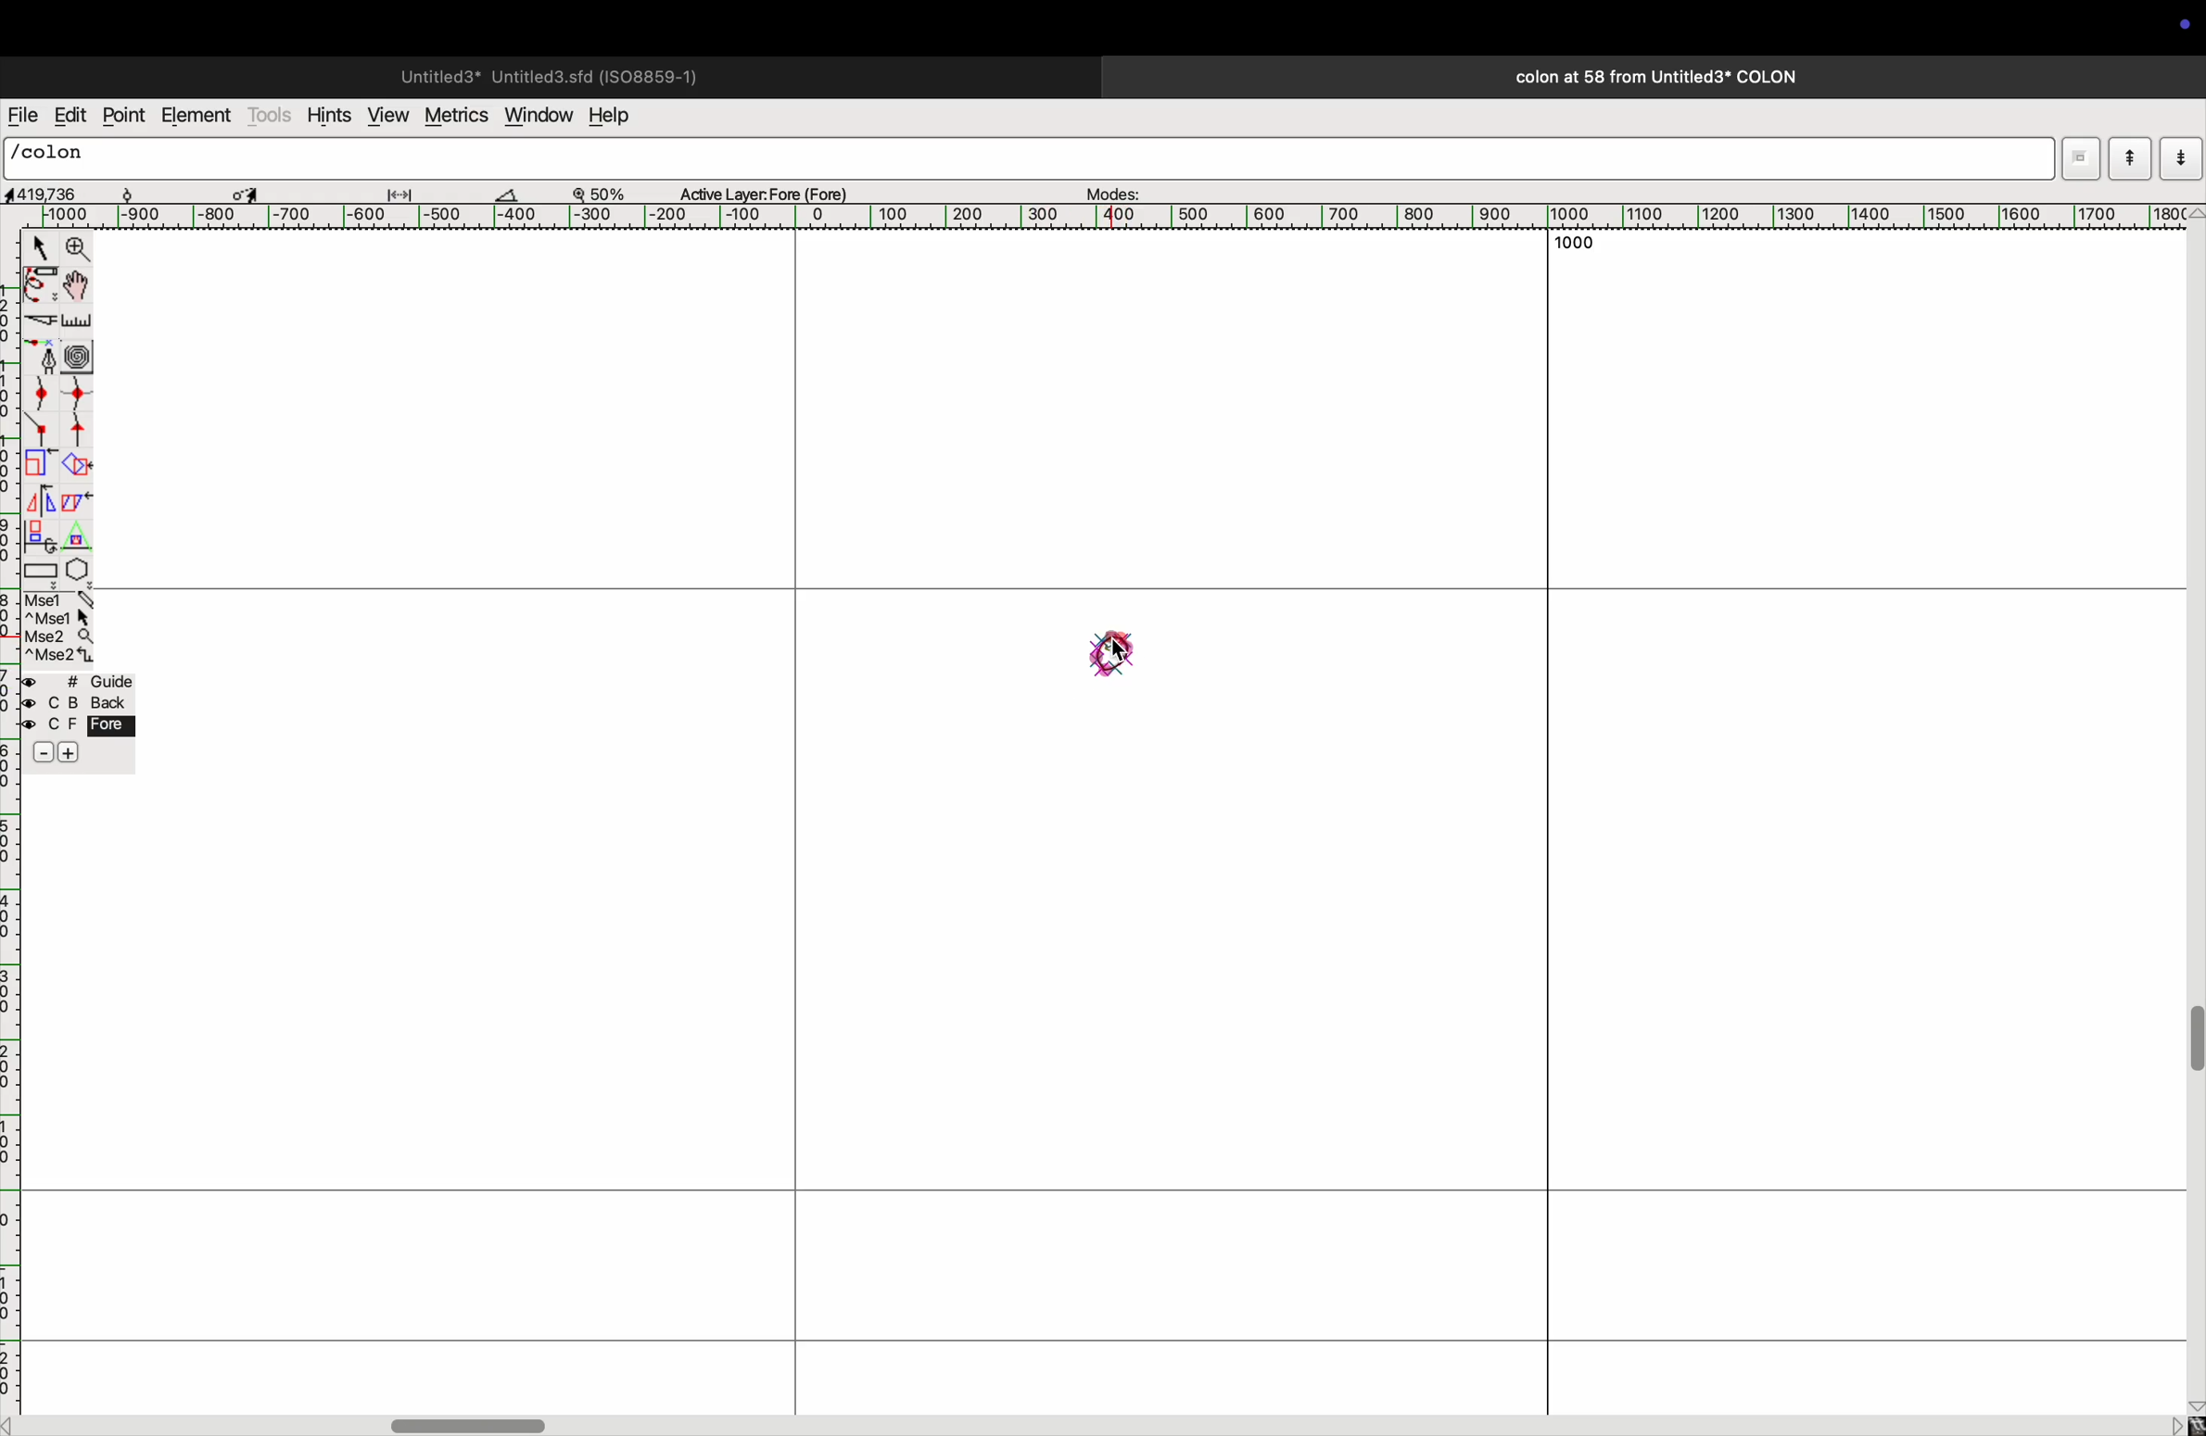 This screenshot has width=2206, height=1436. What do you see at coordinates (1116, 189) in the screenshot?
I see `modes` at bounding box center [1116, 189].